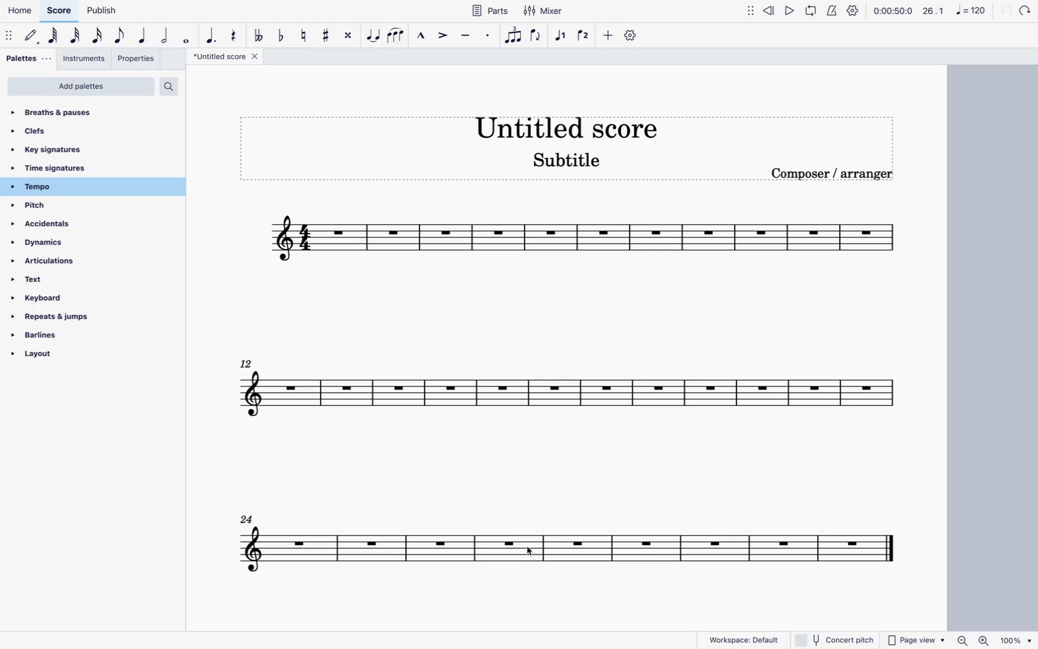 This screenshot has width=1038, height=649. Describe the element at coordinates (747, 10) in the screenshot. I see `move` at that location.